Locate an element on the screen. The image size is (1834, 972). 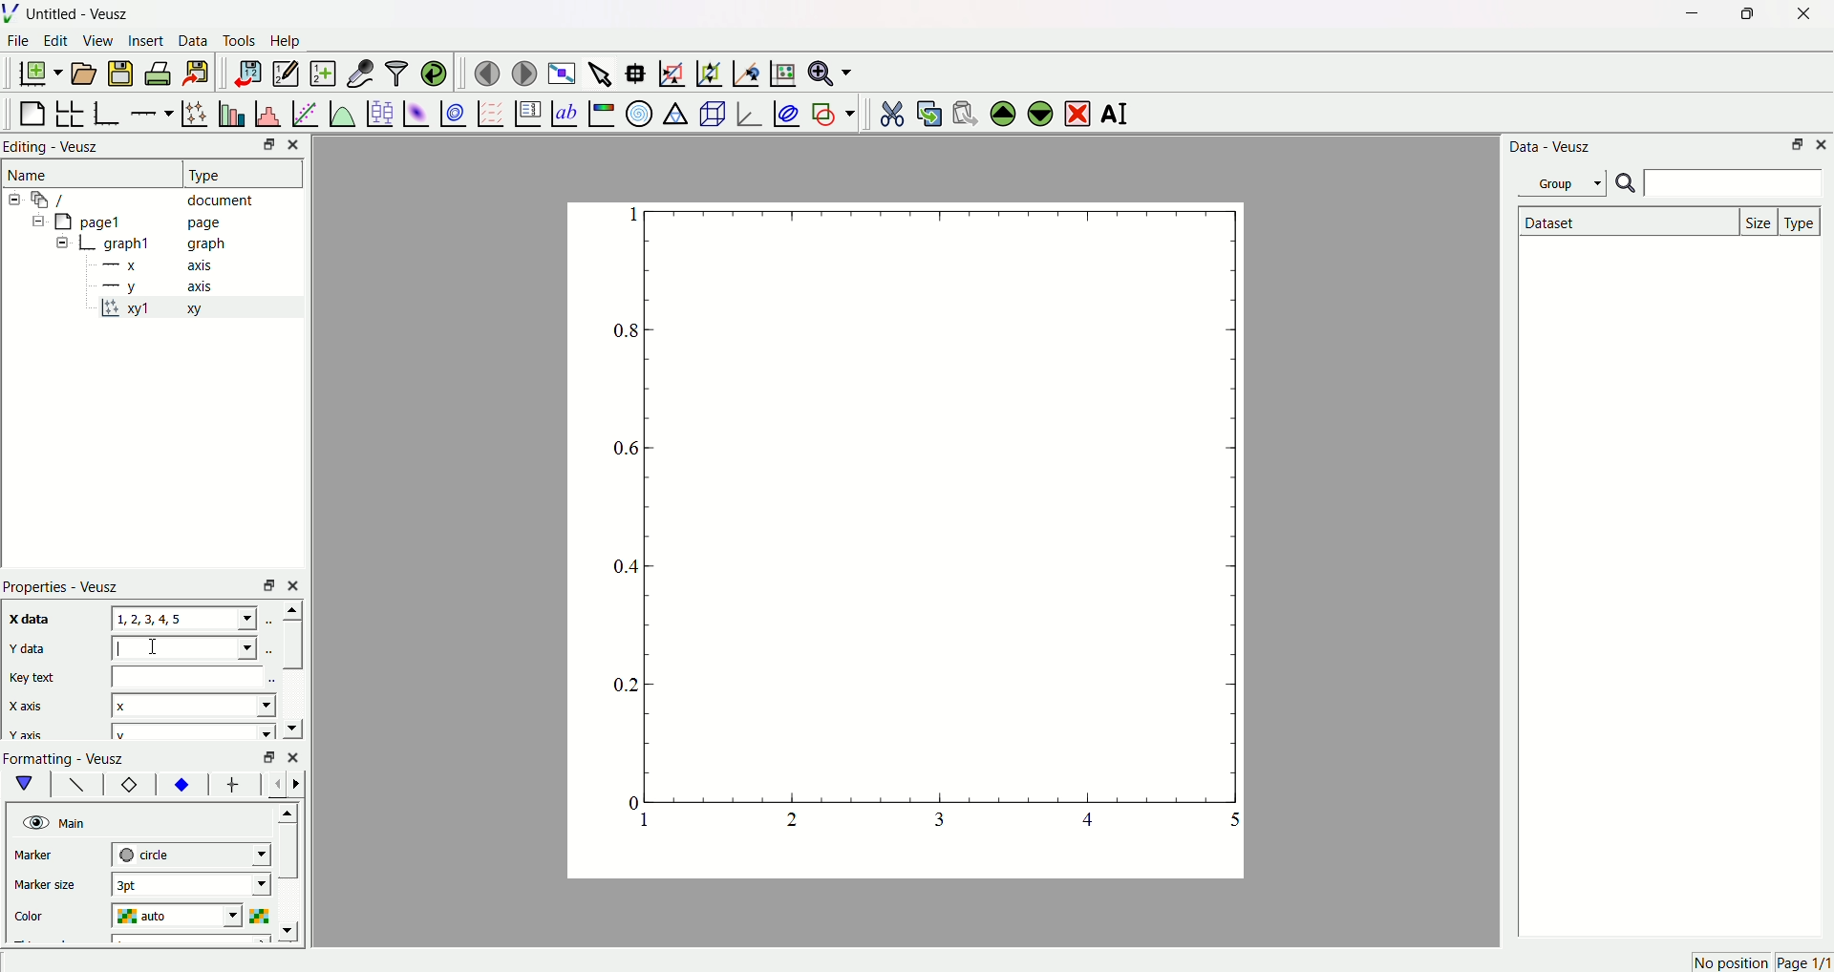
x axis is located at coordinates (161, 266).